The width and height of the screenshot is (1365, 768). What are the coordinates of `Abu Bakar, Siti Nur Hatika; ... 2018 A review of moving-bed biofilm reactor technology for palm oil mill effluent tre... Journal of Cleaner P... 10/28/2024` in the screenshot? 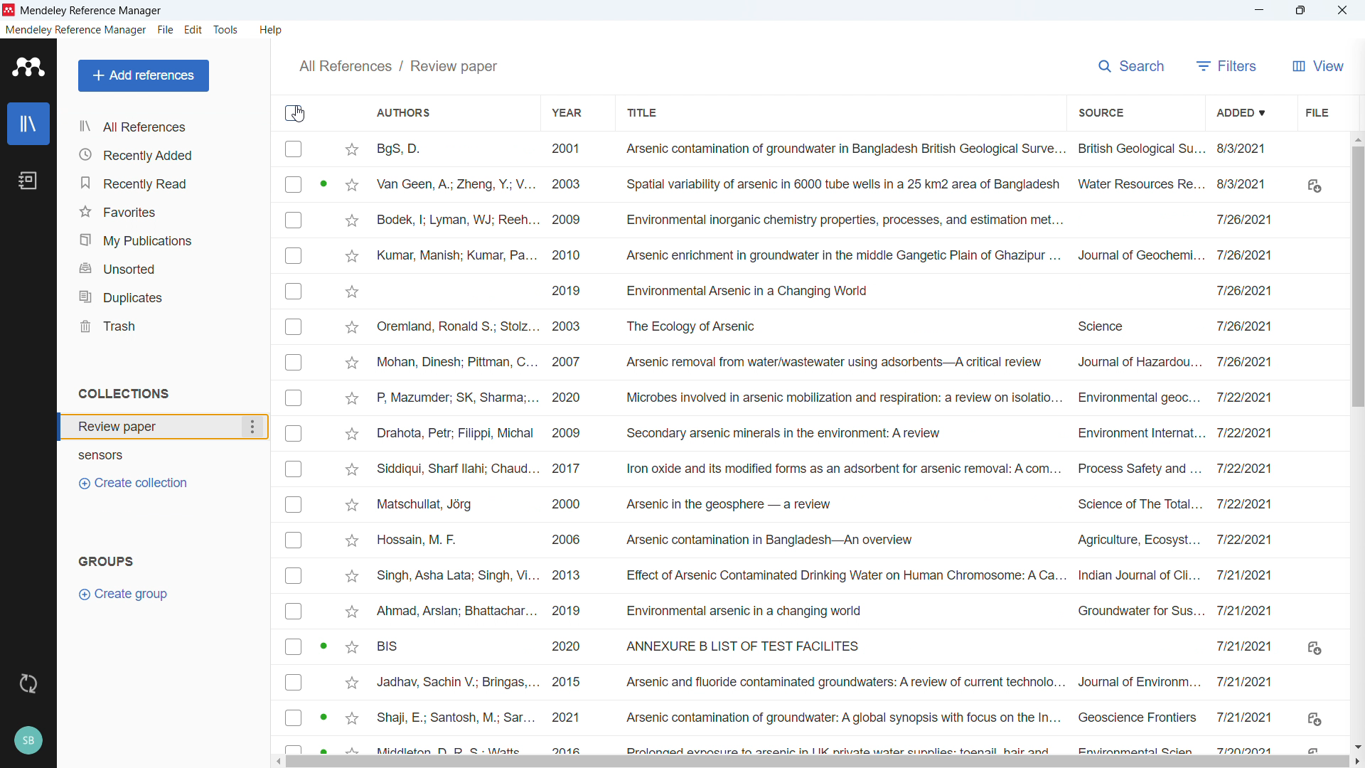 It's located at (828, 503).